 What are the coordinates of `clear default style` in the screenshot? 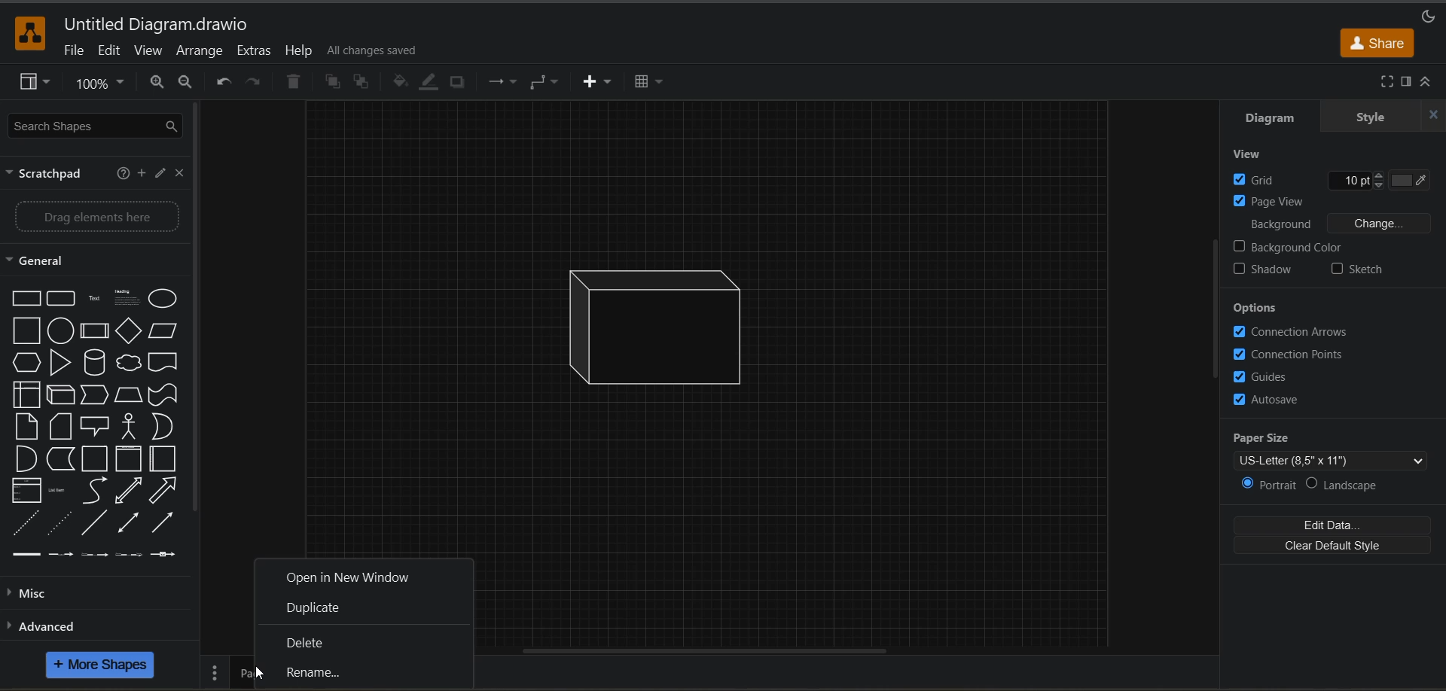 It's located at (1333, 547).